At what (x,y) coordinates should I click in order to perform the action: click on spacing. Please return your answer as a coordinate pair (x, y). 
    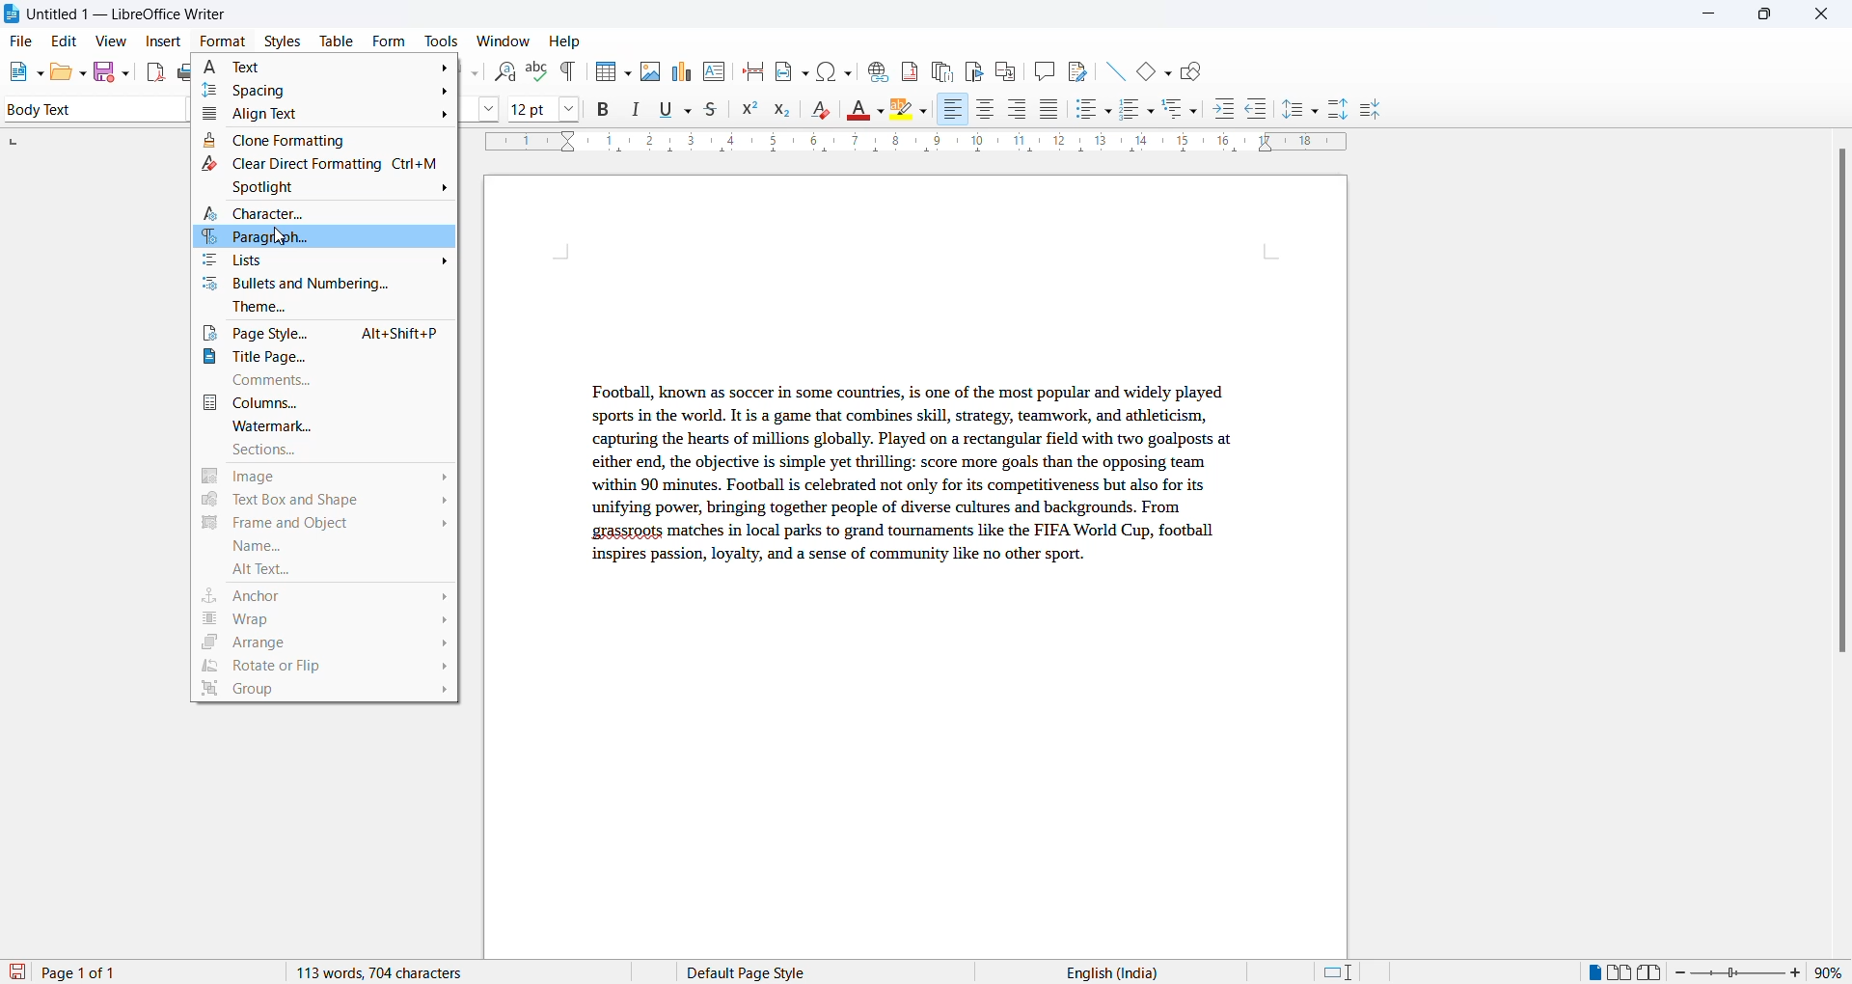
    Looking at the image, I should click on (332, 90).